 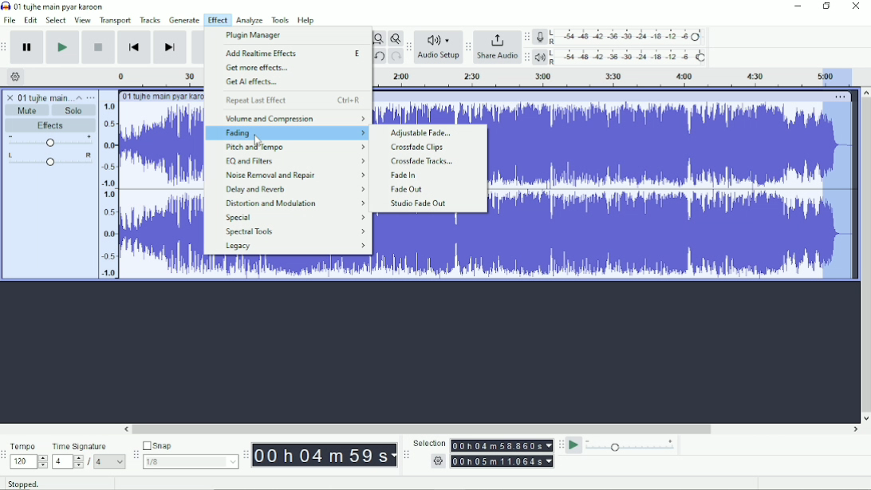 I want to click on Tools, so click(x=282, y=20).